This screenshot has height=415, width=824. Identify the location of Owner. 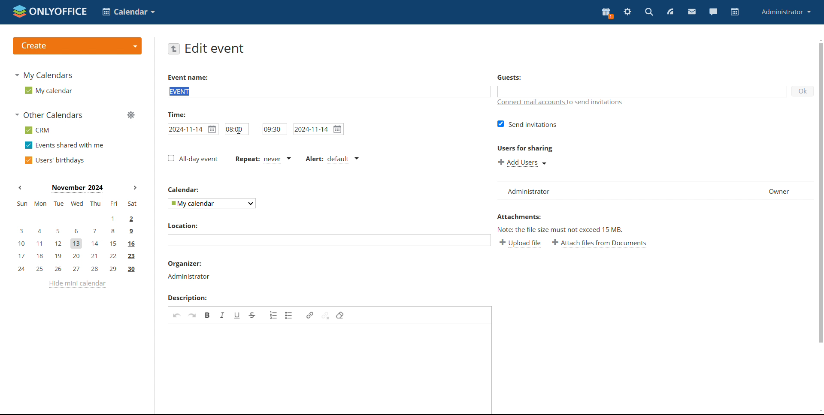
(782, 191).